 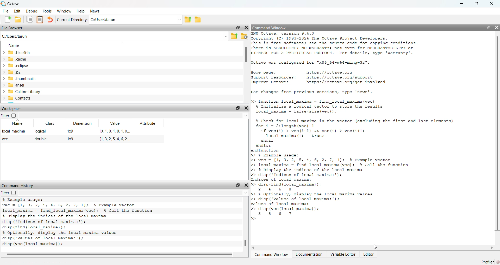 I want to click on GNU Octave, version 35.4.0
Copyright (C) 1993-2024 The Octave Project Developers.

This is free software; see the source code for copying conditions.
There is ABSOLUTELY NO WARRANTY; not even for MERCHANTABILITY or
FITNESS FOR A PARTICULAR PURPOSE. For details, type 'warranty'.
Octave was configured for "x86_64-w64-mingw32".

Home page: https://octave.org

Support resources:  https://octave.org/support

Improve Octave: https://octave.org/get-involved

For changes from previous versions, type 'news’'., so click(x=337, y=64).